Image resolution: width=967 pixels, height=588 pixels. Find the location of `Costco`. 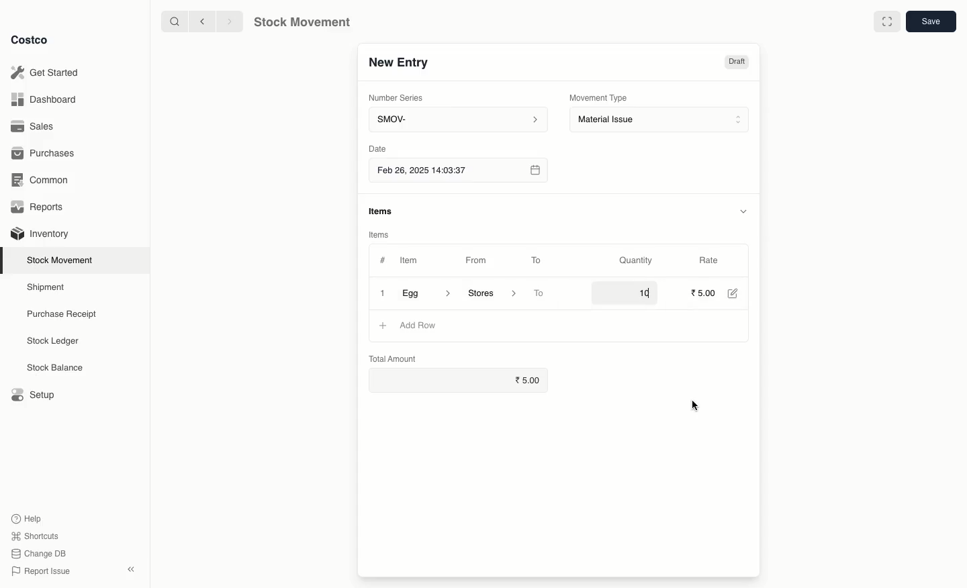

Costco is located at coordinates (30, 40).